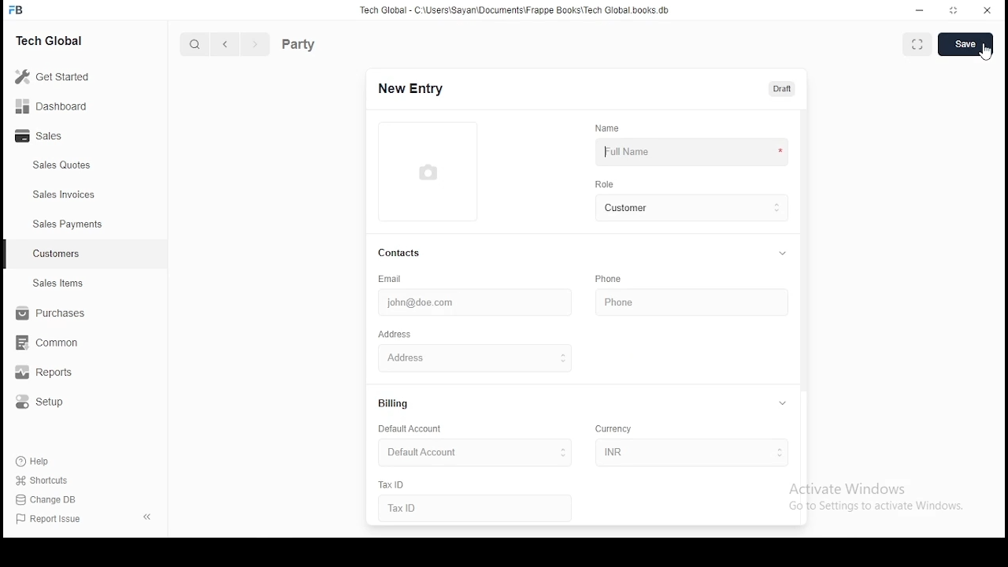 The width and height of the screenshot is (1008, 567). What do you see at coordinates (690, 150) in the screenshot?
I see `full name` at bounding box center [690, 150].